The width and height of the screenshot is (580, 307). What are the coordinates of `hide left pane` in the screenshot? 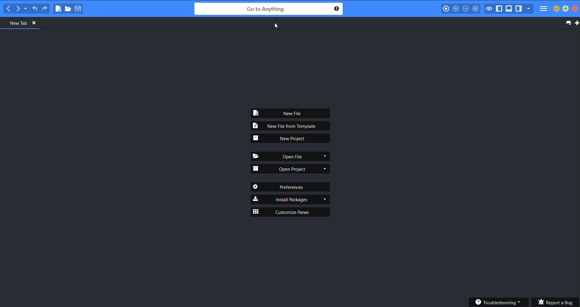 It's located at (500, 9).